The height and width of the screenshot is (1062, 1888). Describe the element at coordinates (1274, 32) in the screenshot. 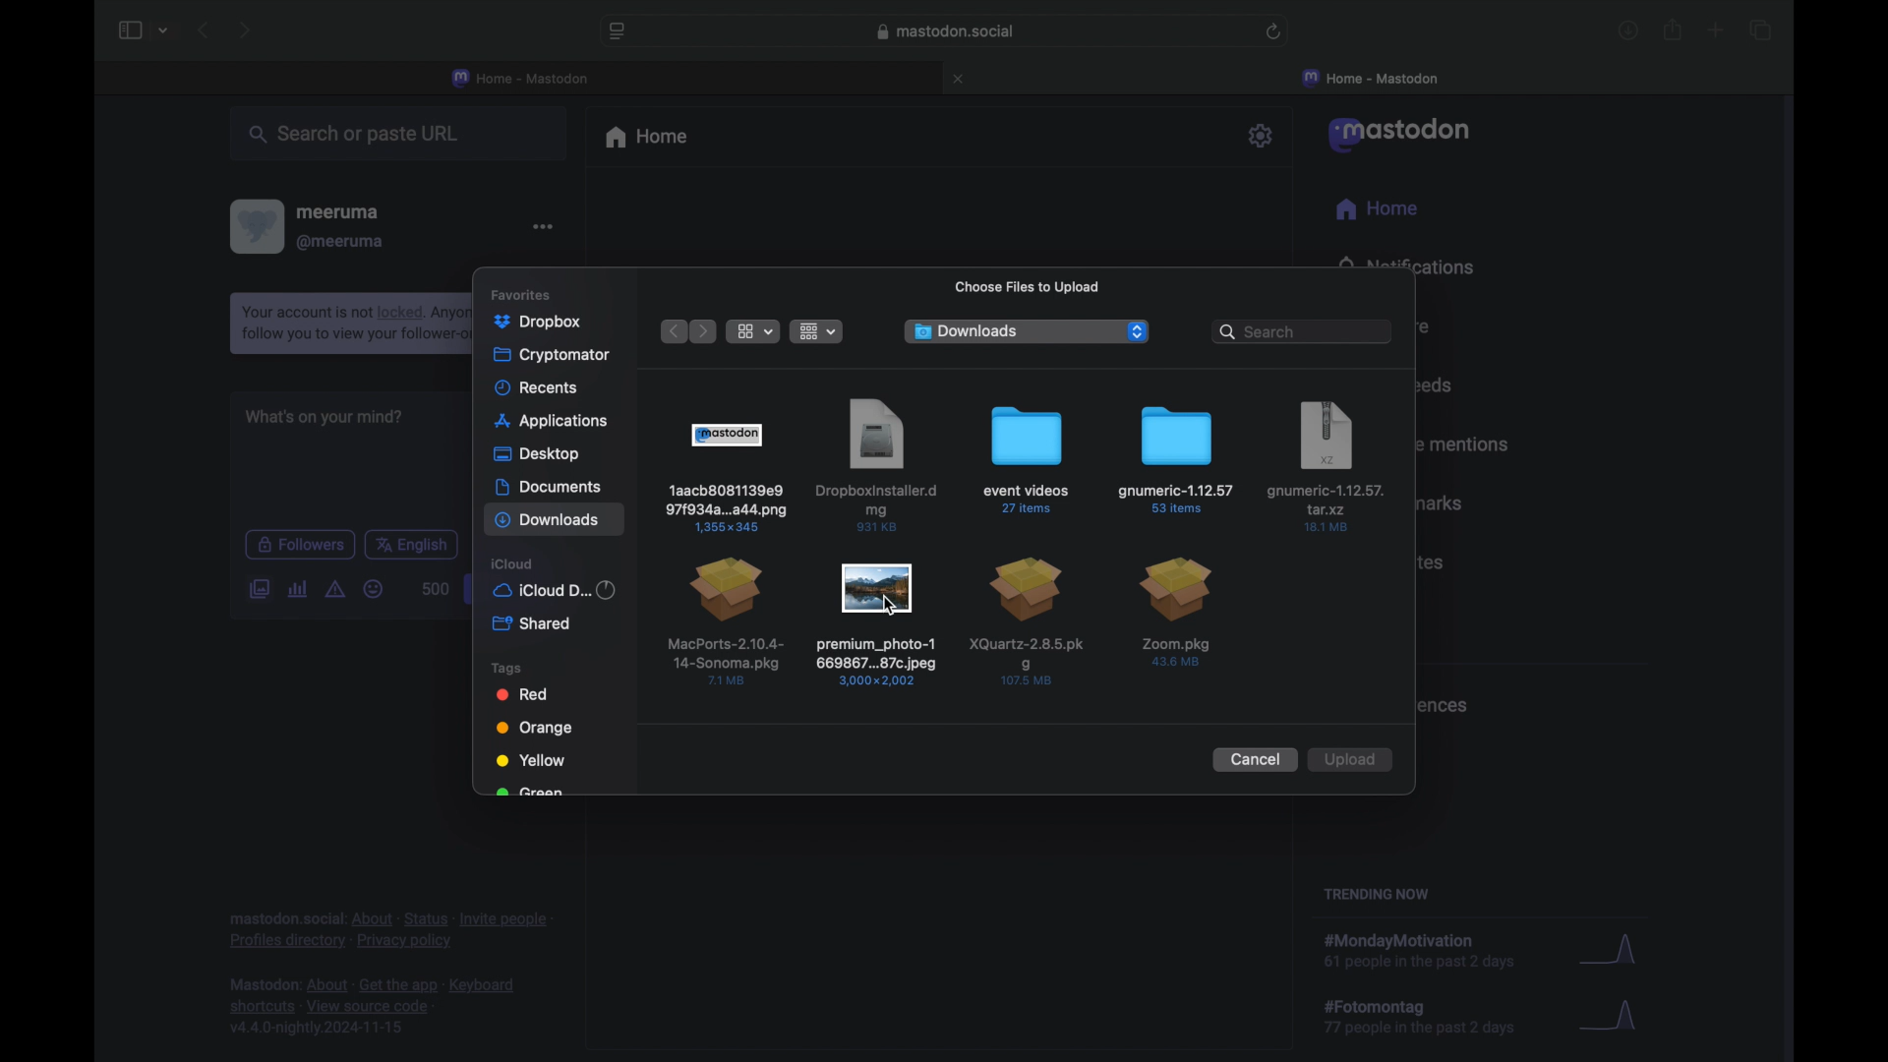

I see `refresh` at that location.